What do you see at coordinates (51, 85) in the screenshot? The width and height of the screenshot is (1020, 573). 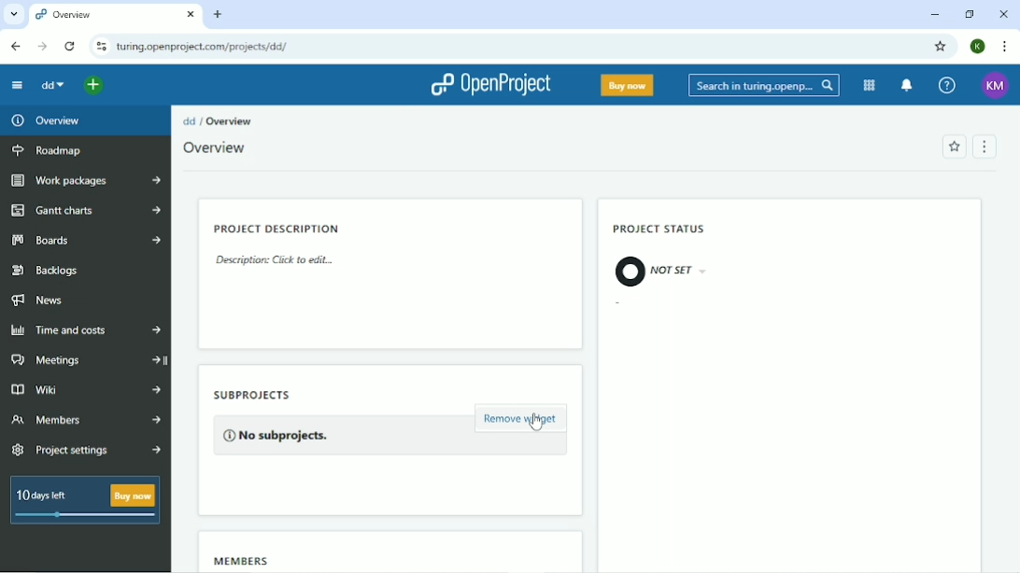 I see `dd` at bounding box center [51, 85].